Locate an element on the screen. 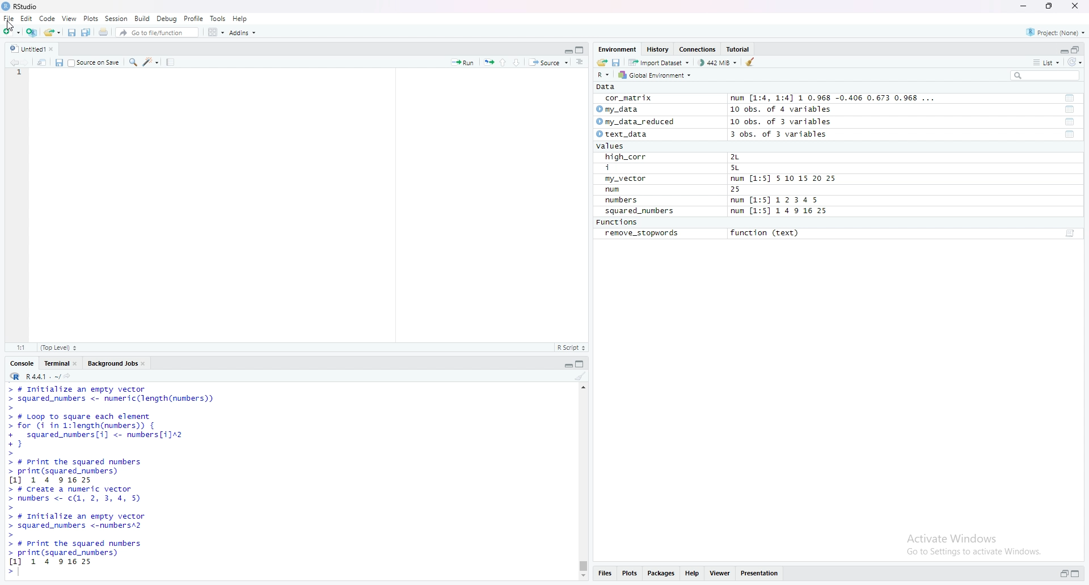 The width and height of the screenshot is (1089, 585). Profile is located at coordinates (193, 18).